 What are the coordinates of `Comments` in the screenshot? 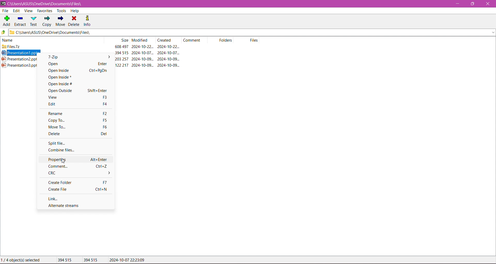 It's located at (78, 167).